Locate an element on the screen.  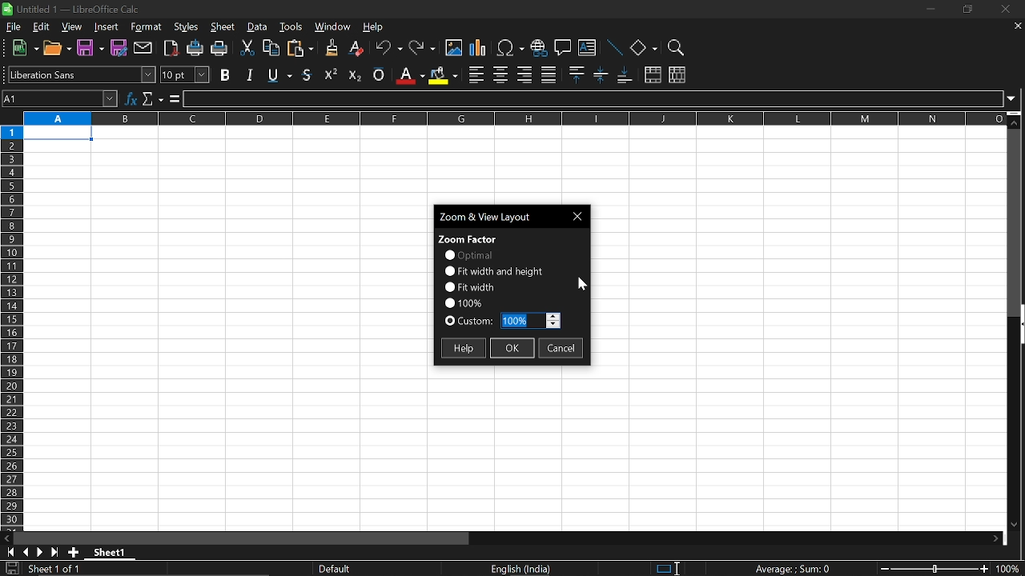
current formula is located at coordinates (793, 569).